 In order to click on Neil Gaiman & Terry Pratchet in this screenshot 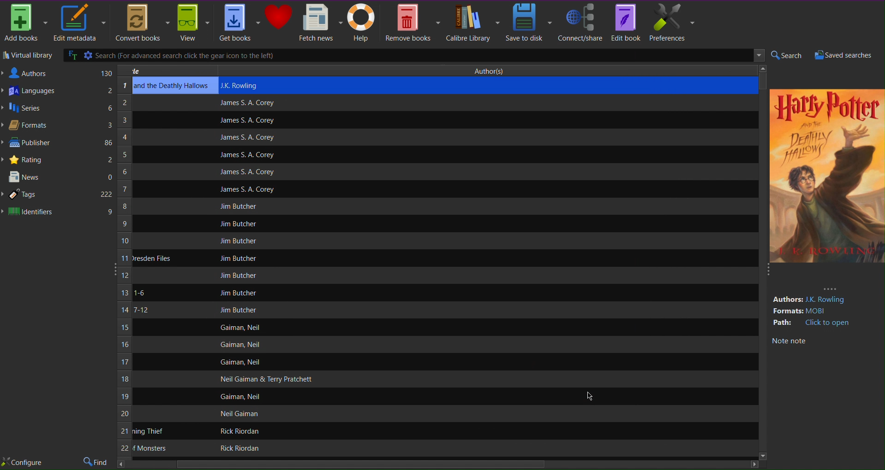, I will do `click(264, 379)`.